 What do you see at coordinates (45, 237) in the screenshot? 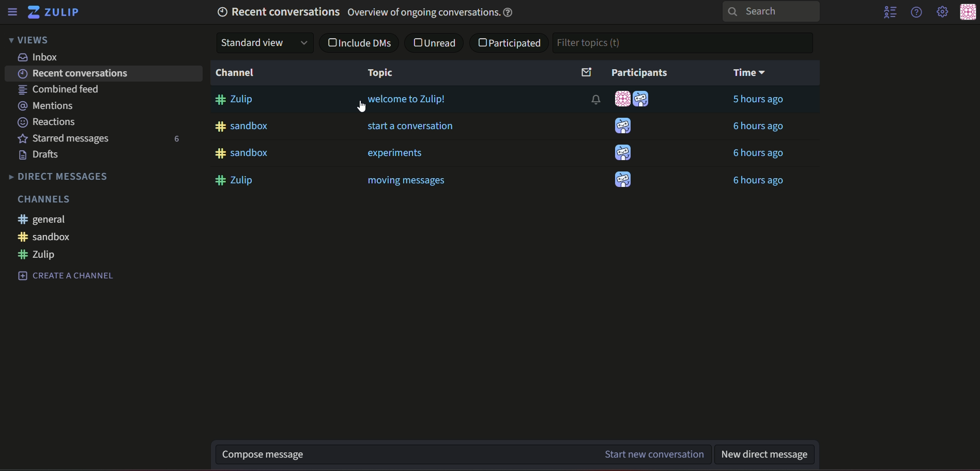
I see `#sandbox` at bounding box center [45, 237].